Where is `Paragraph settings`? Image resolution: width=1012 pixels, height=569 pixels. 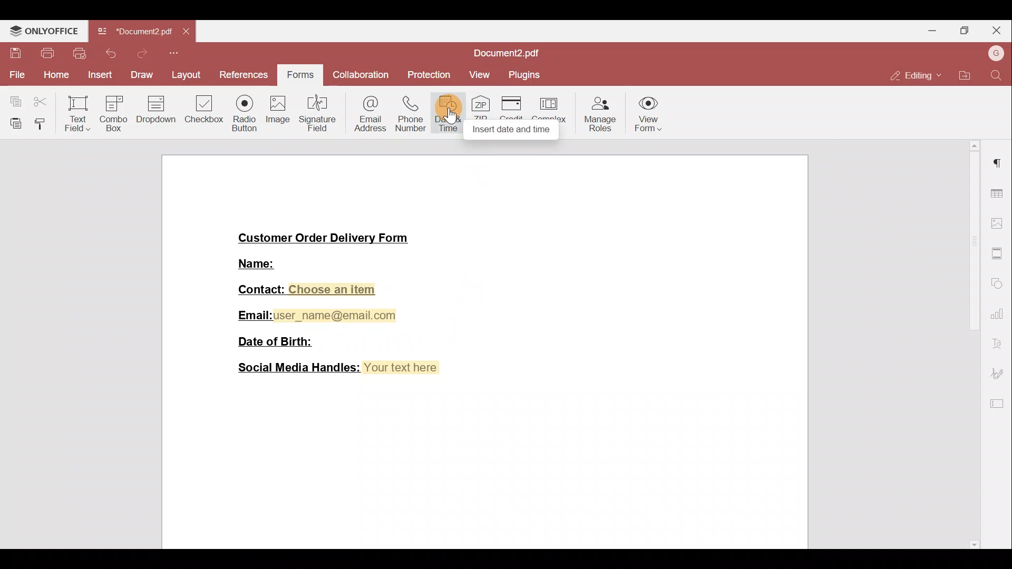 Paragraph settings is located at coordinates (1000, 162).